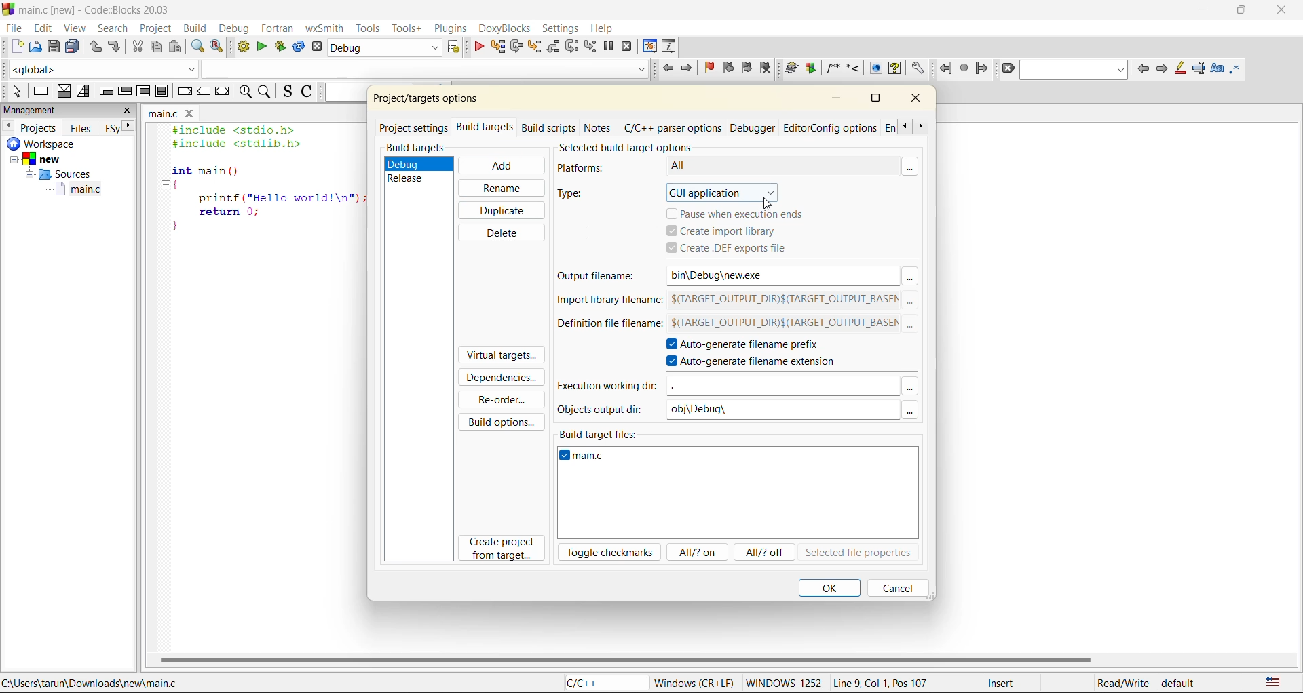 The image size is (1303, 693). What do you see at coordinates (44, 159) in the screenshot?
I see `New` at bounding box center [44, 159].